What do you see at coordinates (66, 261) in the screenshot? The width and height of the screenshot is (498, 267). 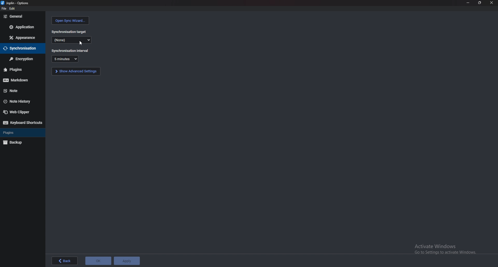 I see `back` at bounding box center [66, 261].